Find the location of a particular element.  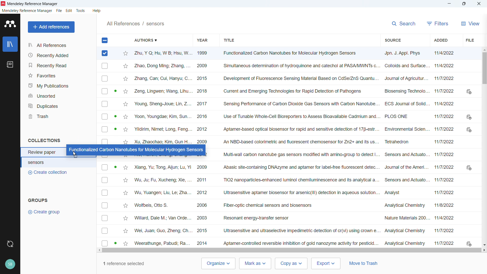

Collection 2  is located at coordinates (59, 162).